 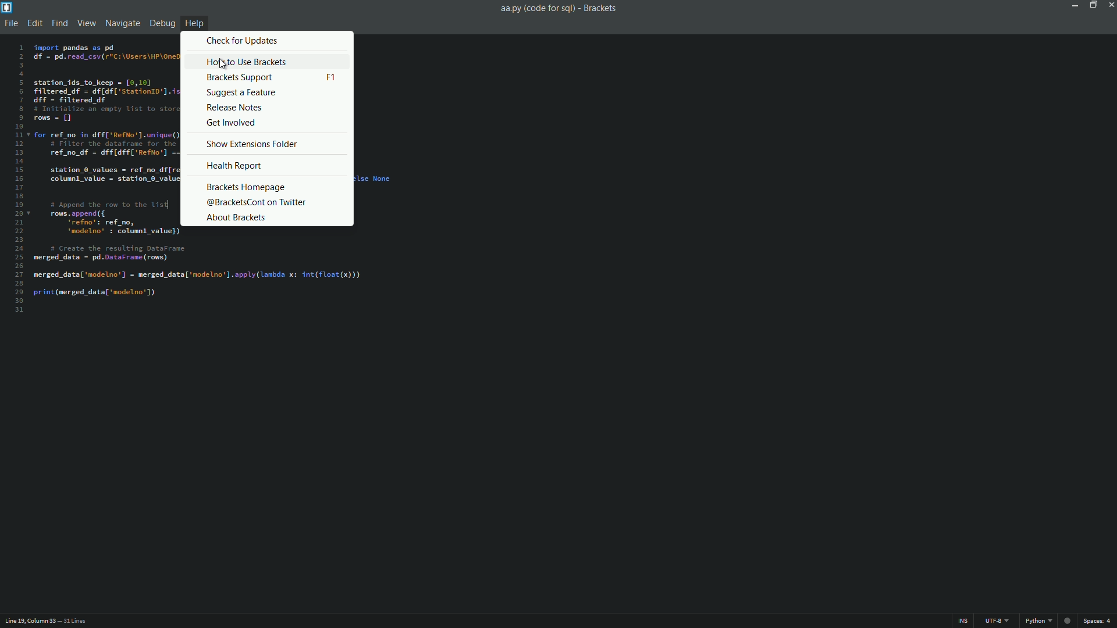 I want to click on cursor, so click(x=223, y=63).